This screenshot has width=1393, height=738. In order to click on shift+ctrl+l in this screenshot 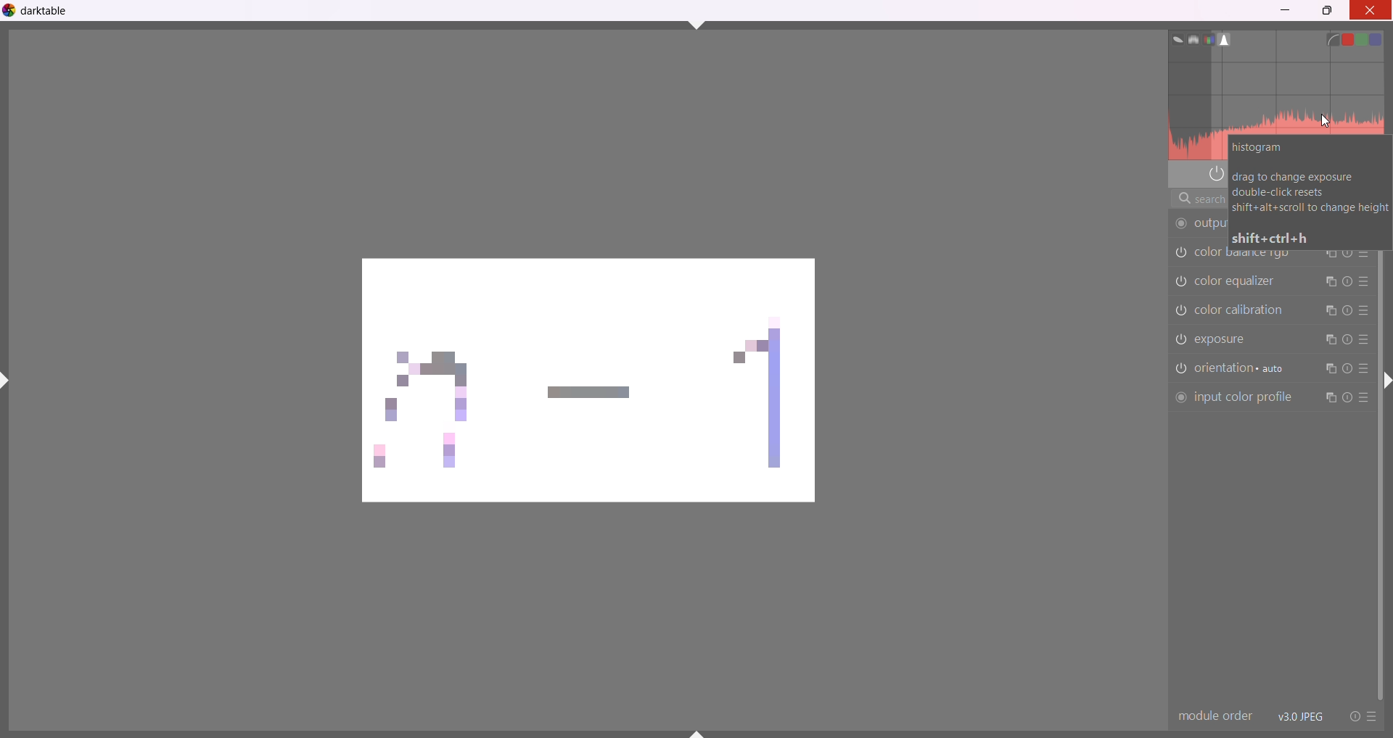, I will do `click(9, 381)`.